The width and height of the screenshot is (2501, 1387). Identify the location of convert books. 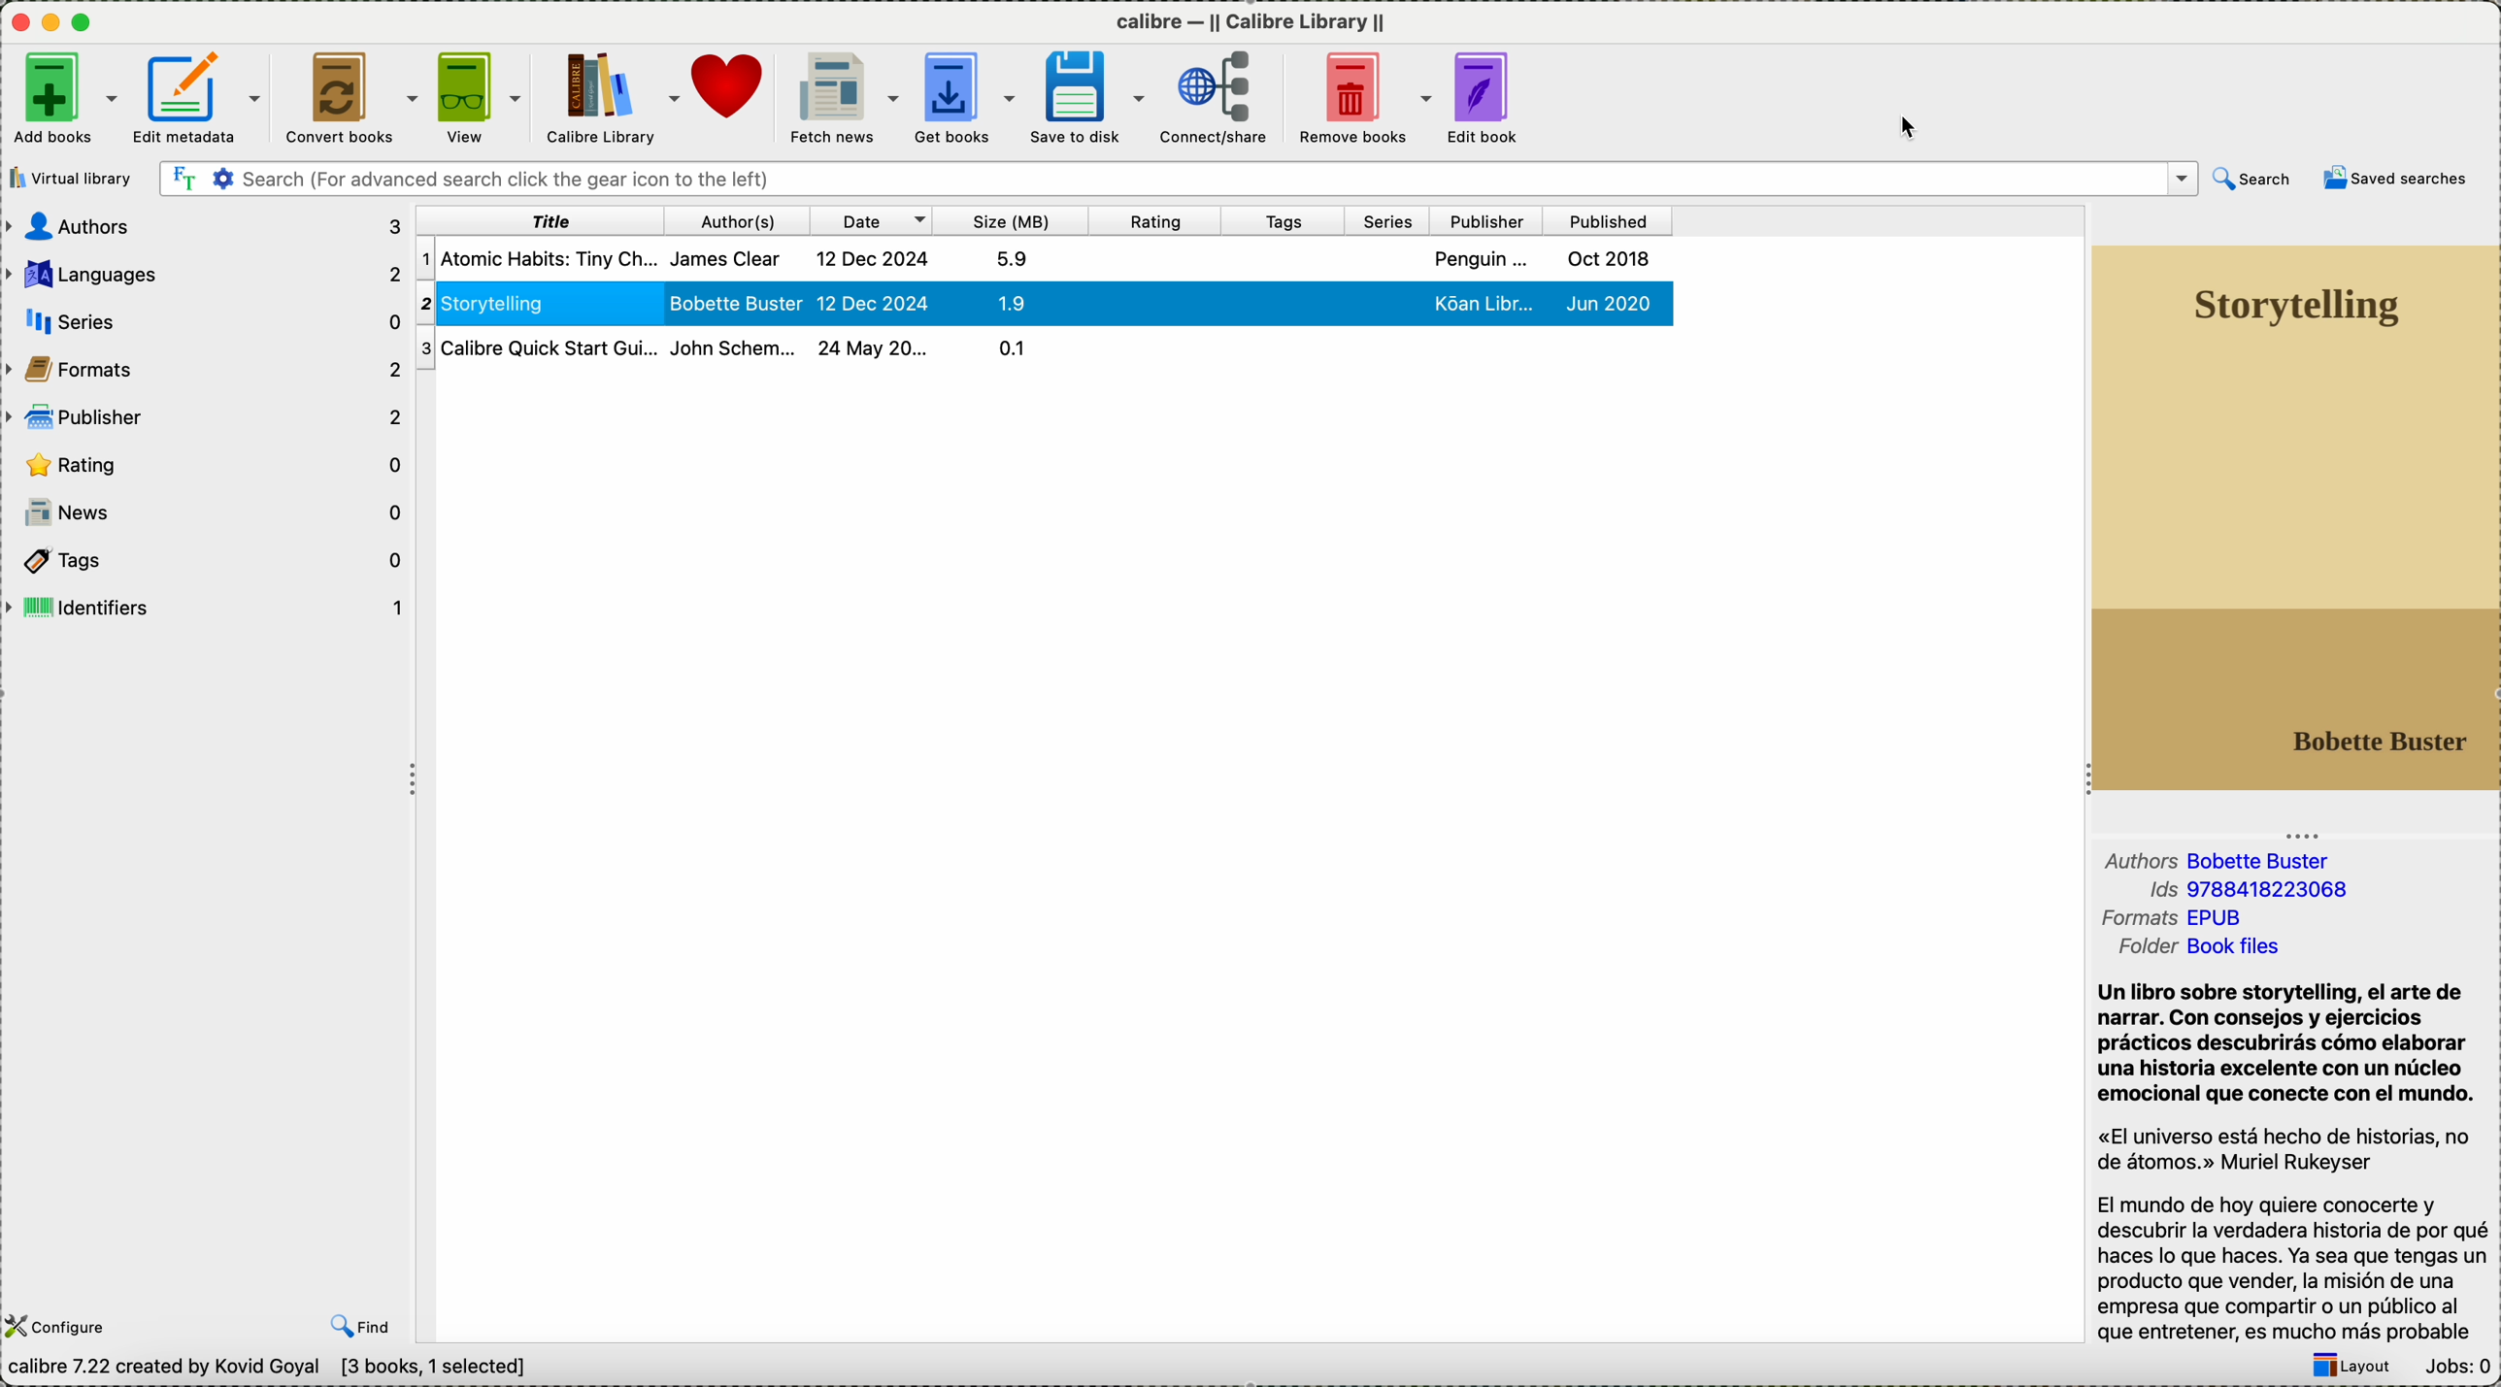
(353, 100).